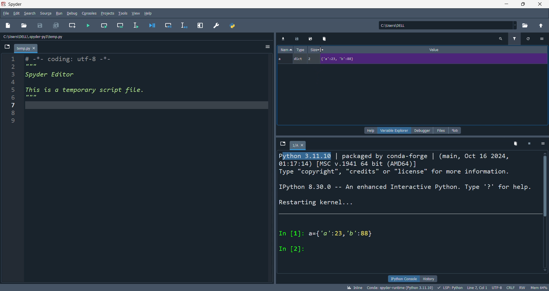  Describe the element at coordinates (544, 39) in the screenshot. I see `options` at that location.